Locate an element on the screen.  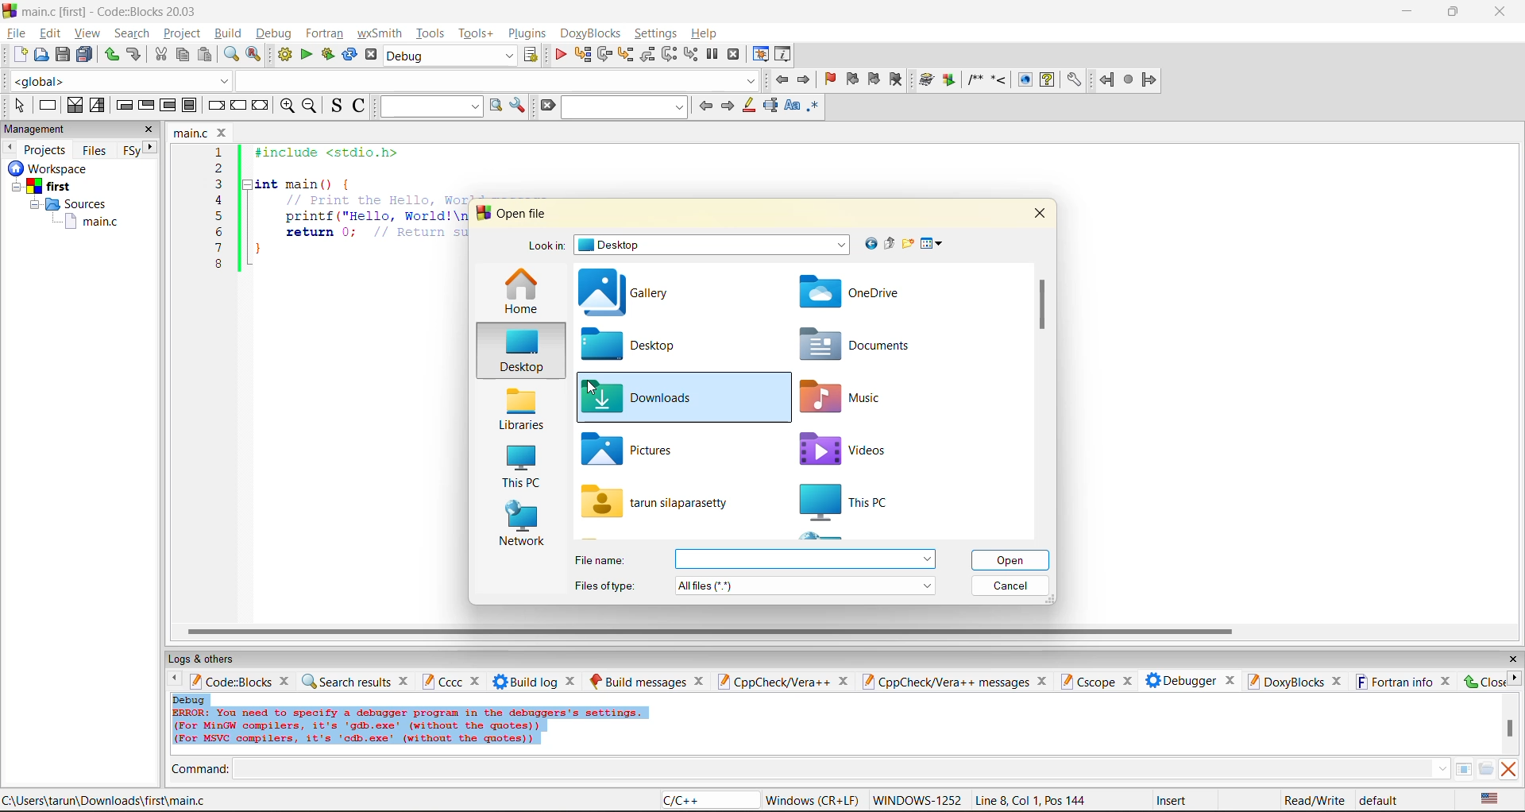
2 is located at coordinates (219, 168).